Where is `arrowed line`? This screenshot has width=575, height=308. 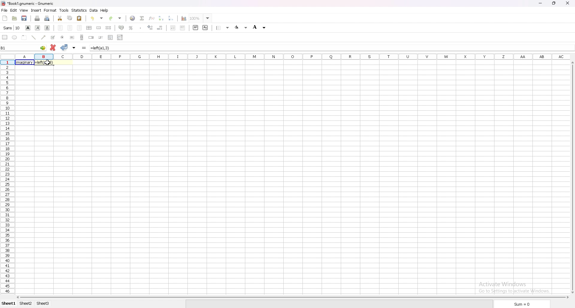
arrowed line is located at coordinates (43, 38).